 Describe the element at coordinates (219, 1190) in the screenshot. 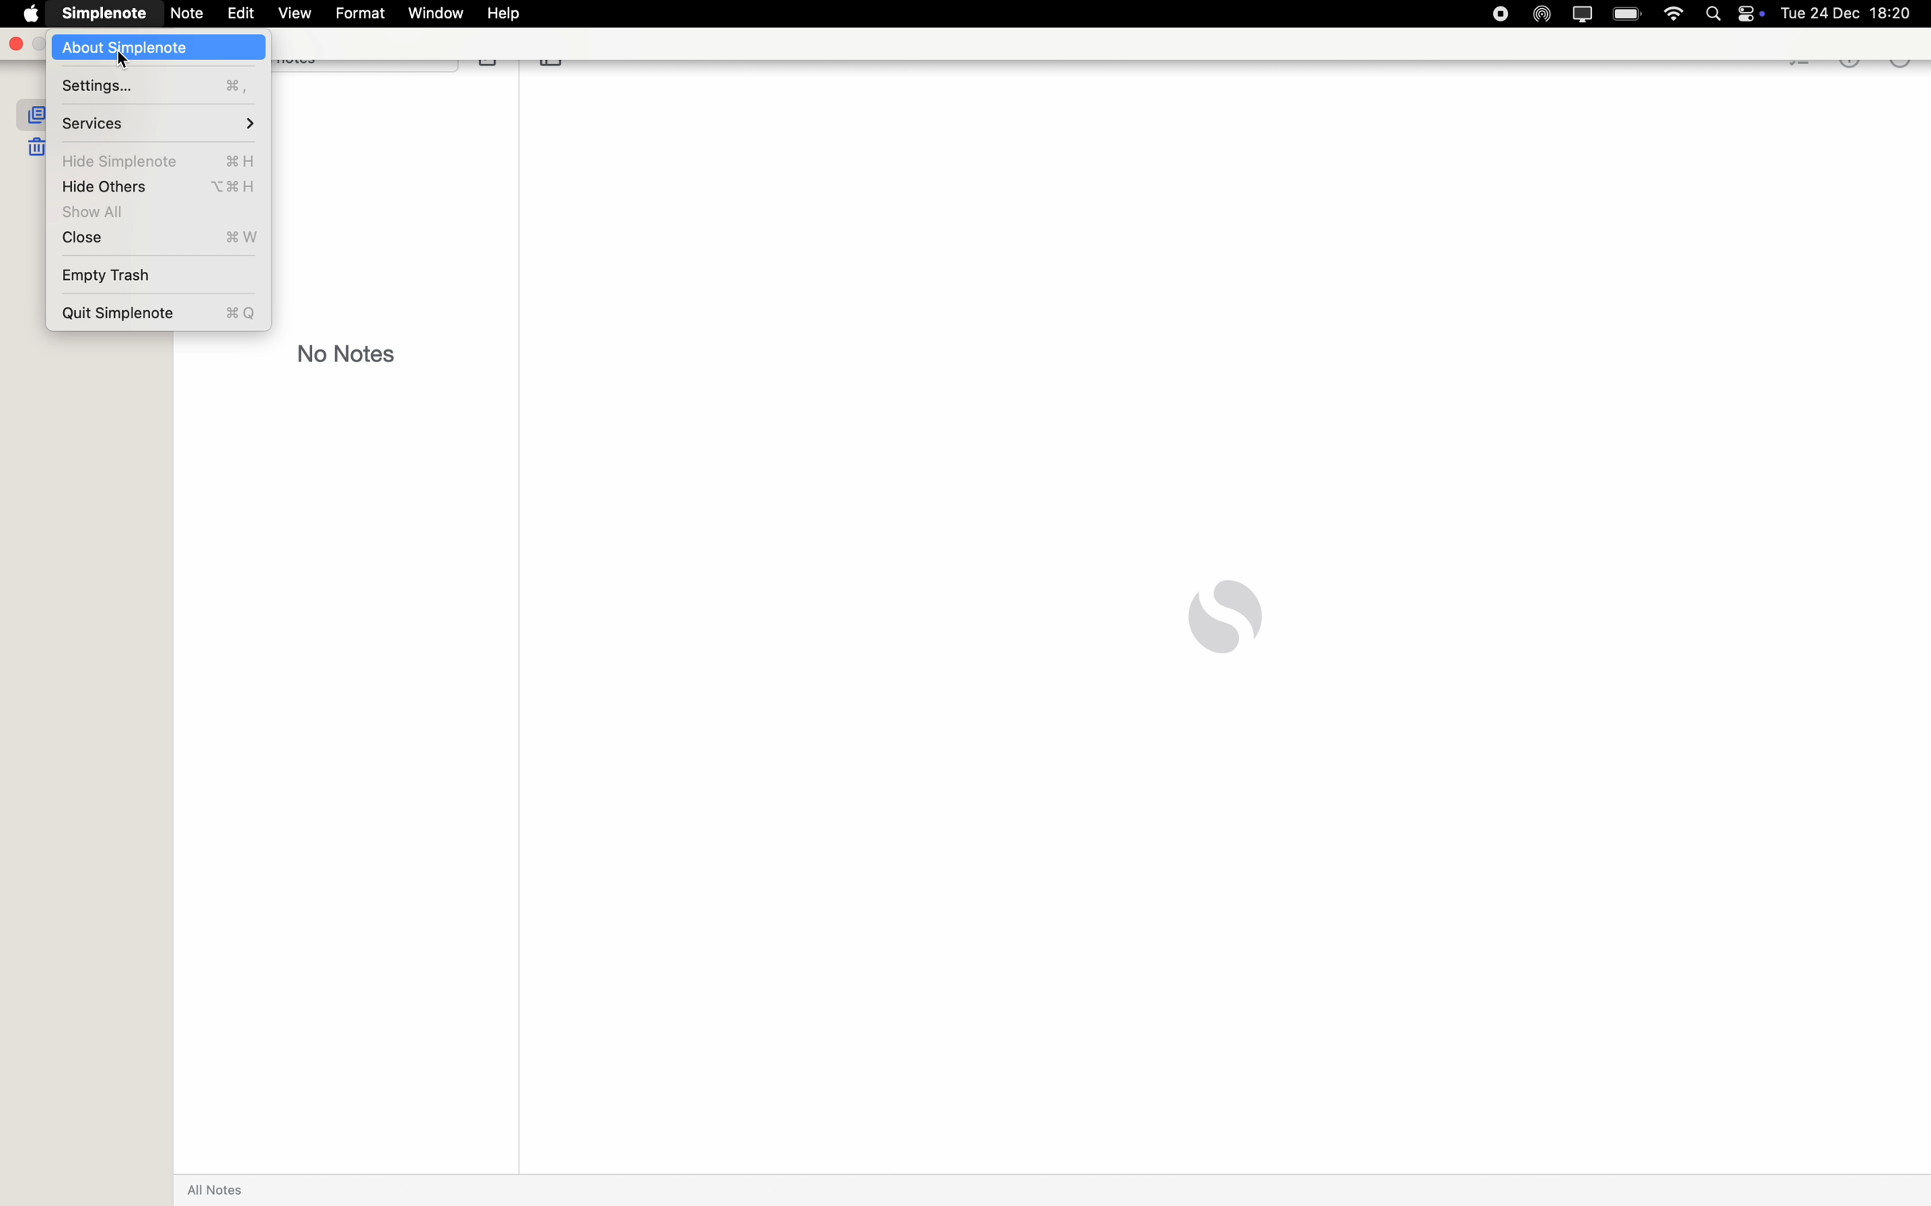

I see `all notes` at that location.